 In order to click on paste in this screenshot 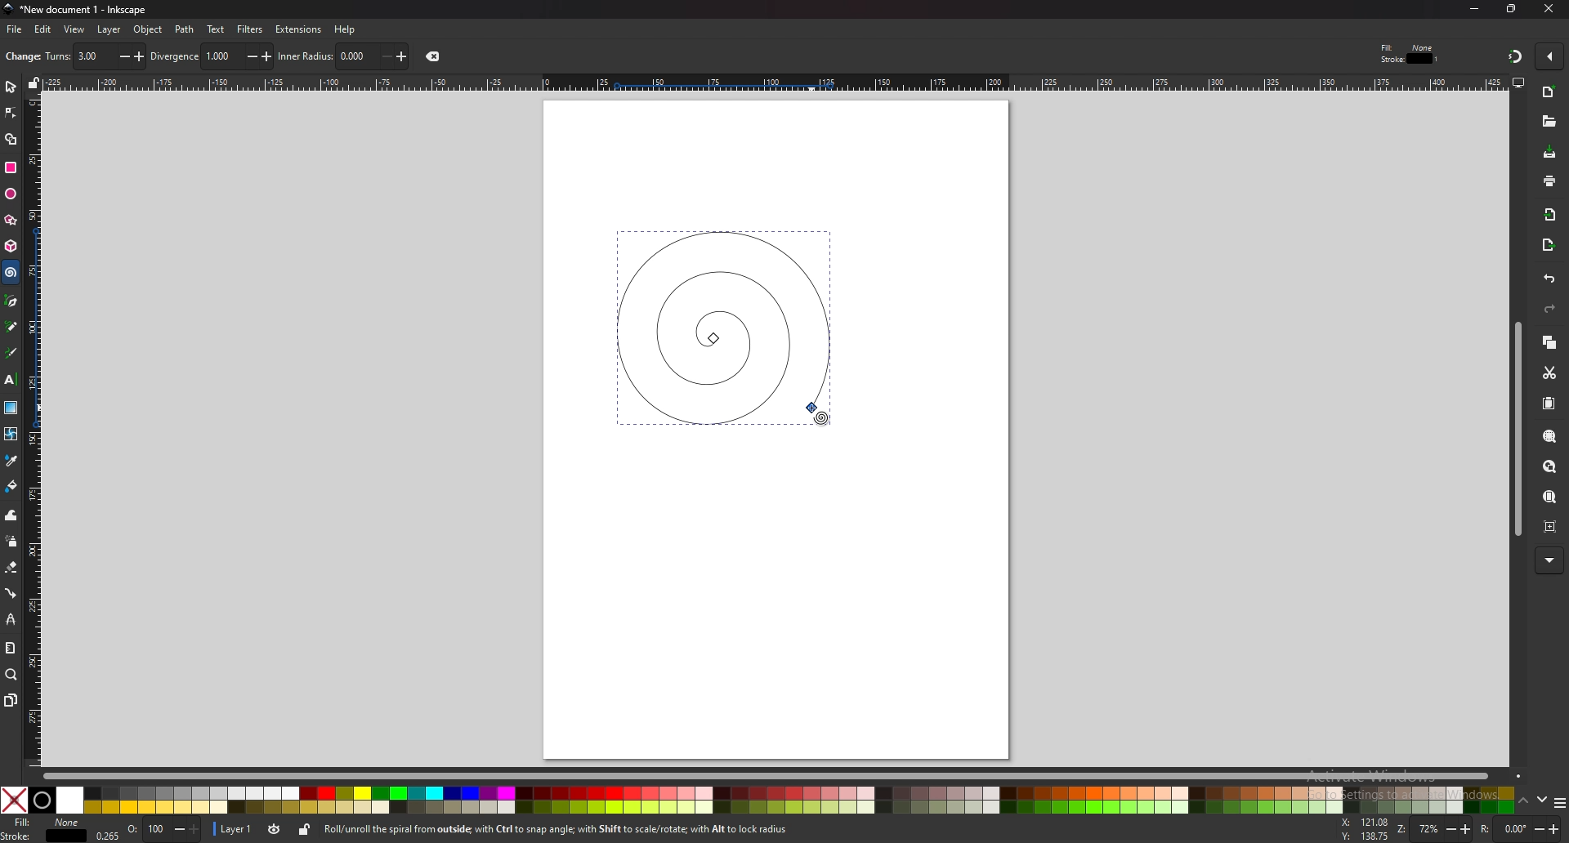, I will do `click(1548, 403)`.